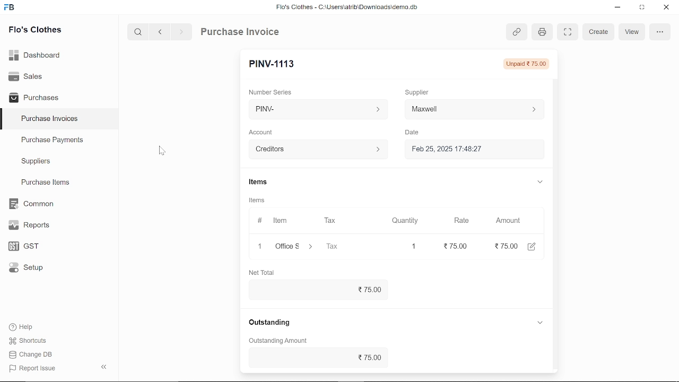 The width and height of the screenshot is (679, 382). What do you see at coordinates (32, 204) in the screenshot?
I see `Common` at bounding box center [32, 204].